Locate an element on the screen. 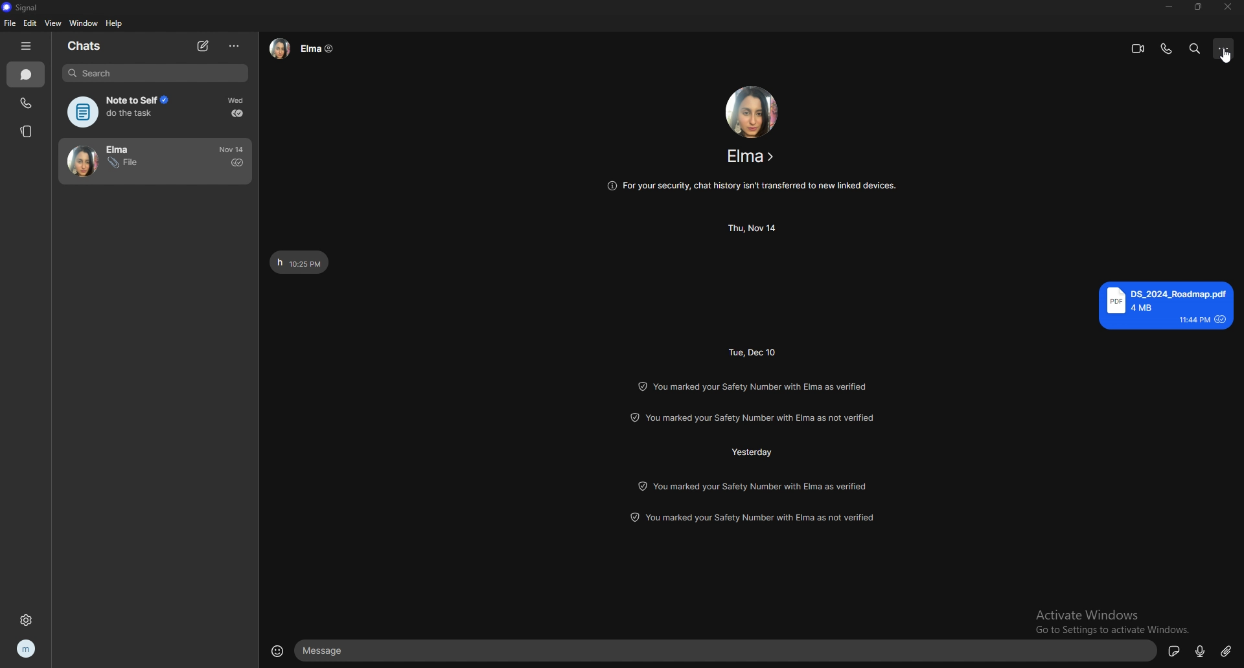 This screenshot has height=668, width=1244. contact info is located at coordinates (304, 48).